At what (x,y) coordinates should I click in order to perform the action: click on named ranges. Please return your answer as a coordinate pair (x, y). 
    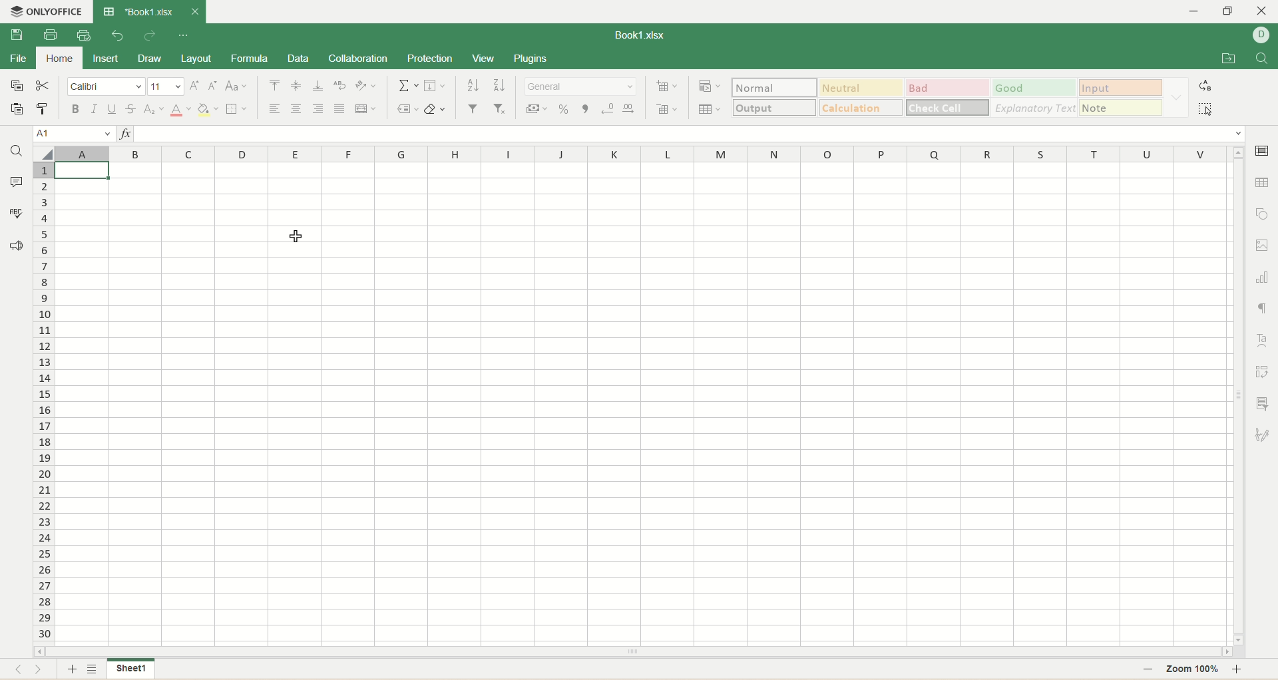
    Looking at the image, I should click on (407, 108).